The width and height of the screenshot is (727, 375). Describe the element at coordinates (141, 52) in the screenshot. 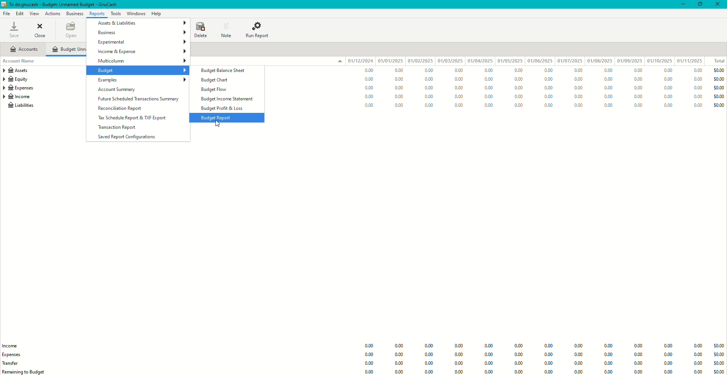

I see `Income and Expense` at that location.